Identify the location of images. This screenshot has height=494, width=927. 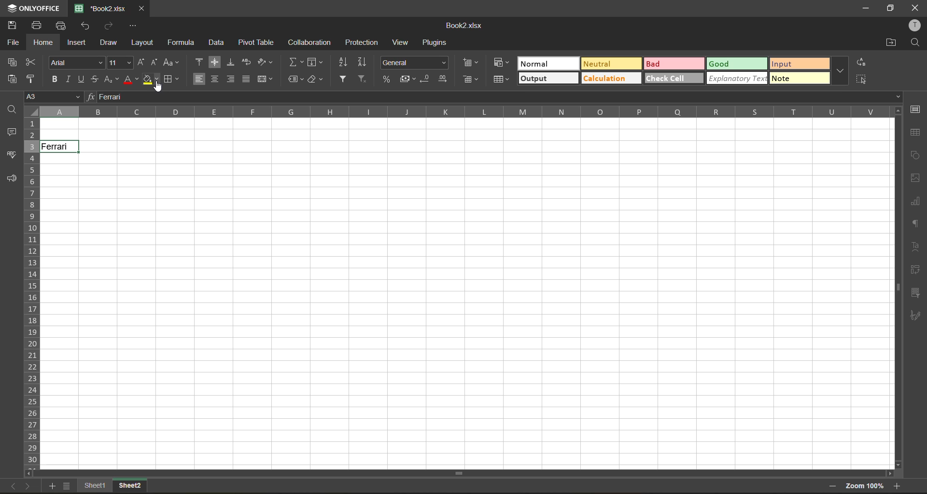
(916, 178).